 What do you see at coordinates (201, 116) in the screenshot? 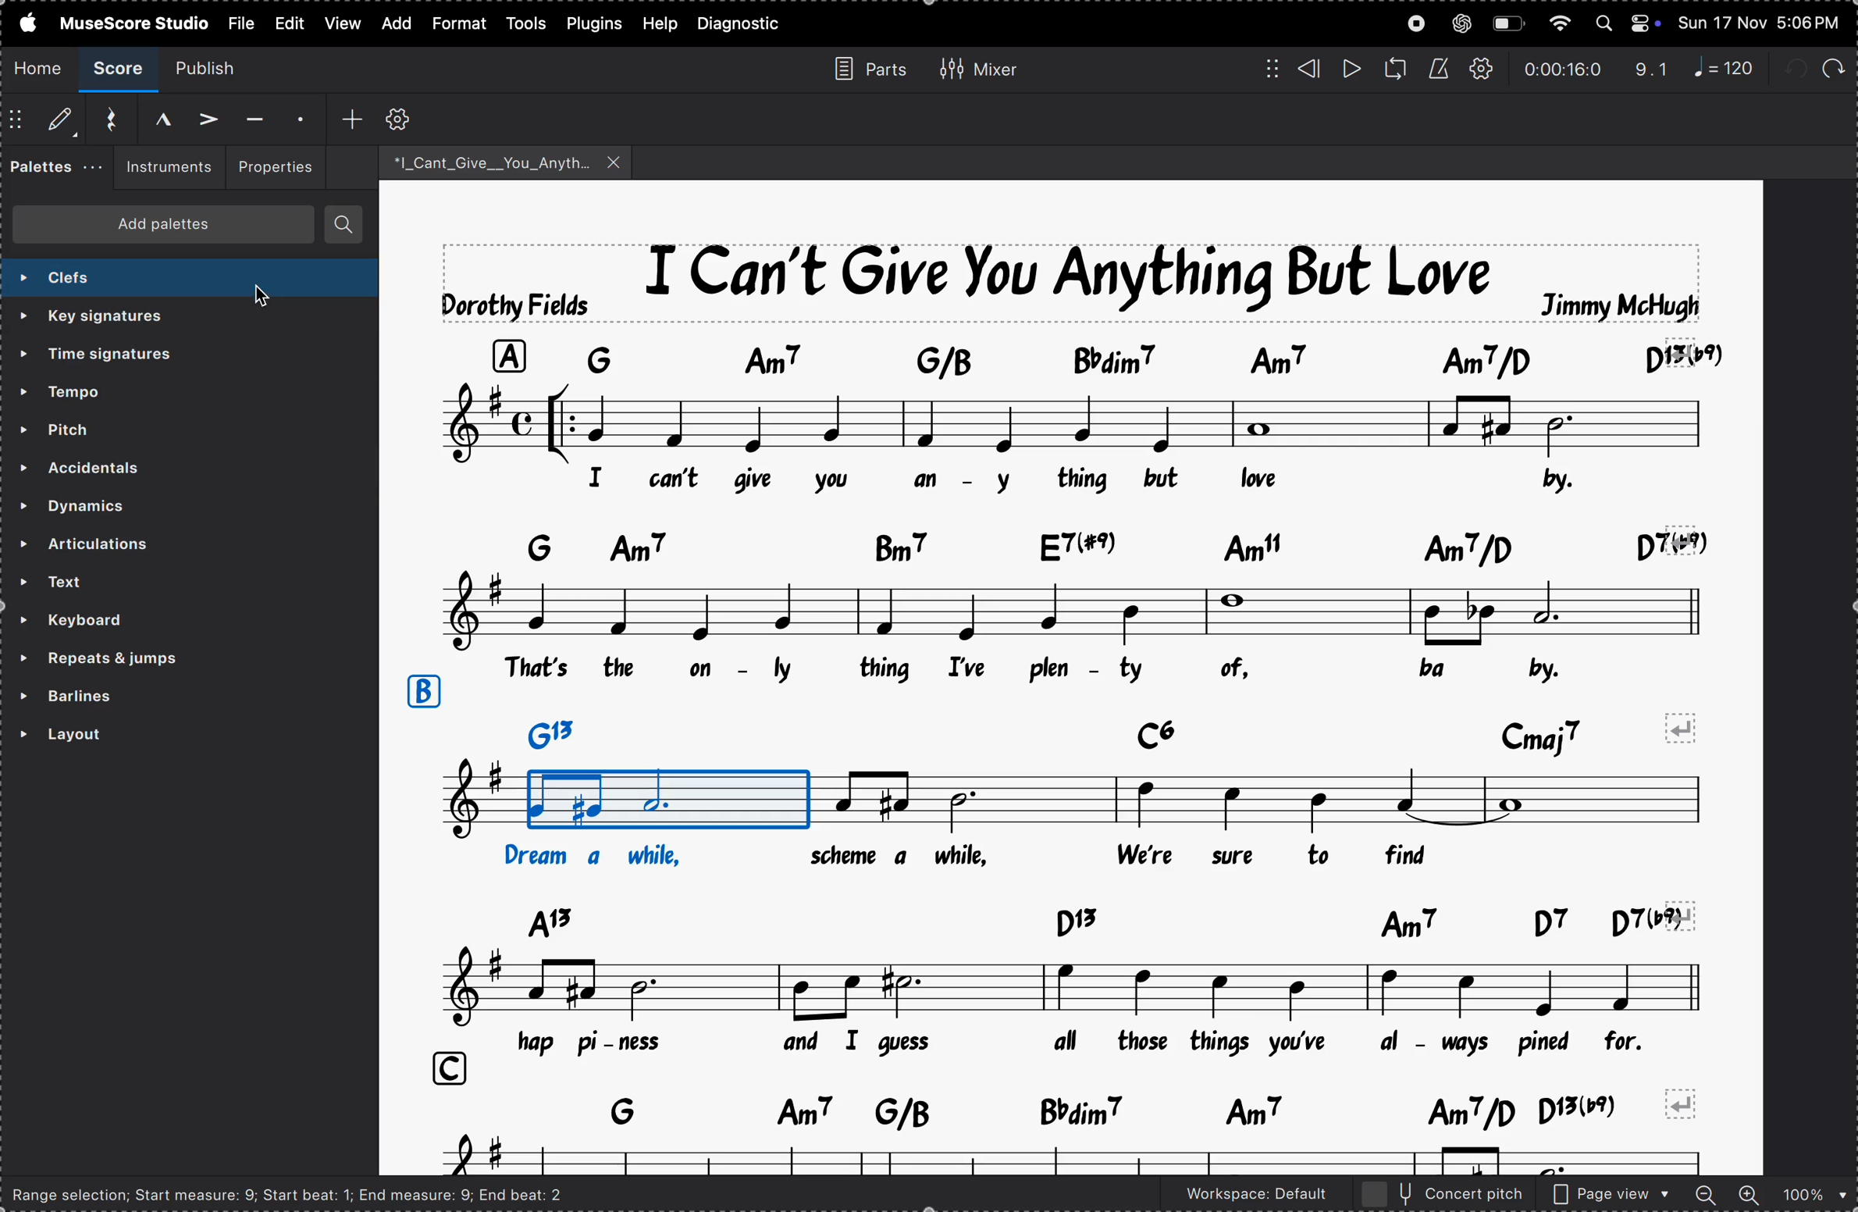
I see `accent` at bounding box center [201, 116].